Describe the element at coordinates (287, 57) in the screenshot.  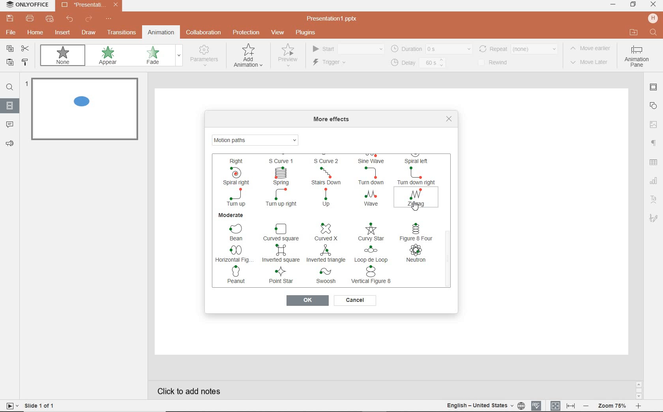
I see `preview` at that location.